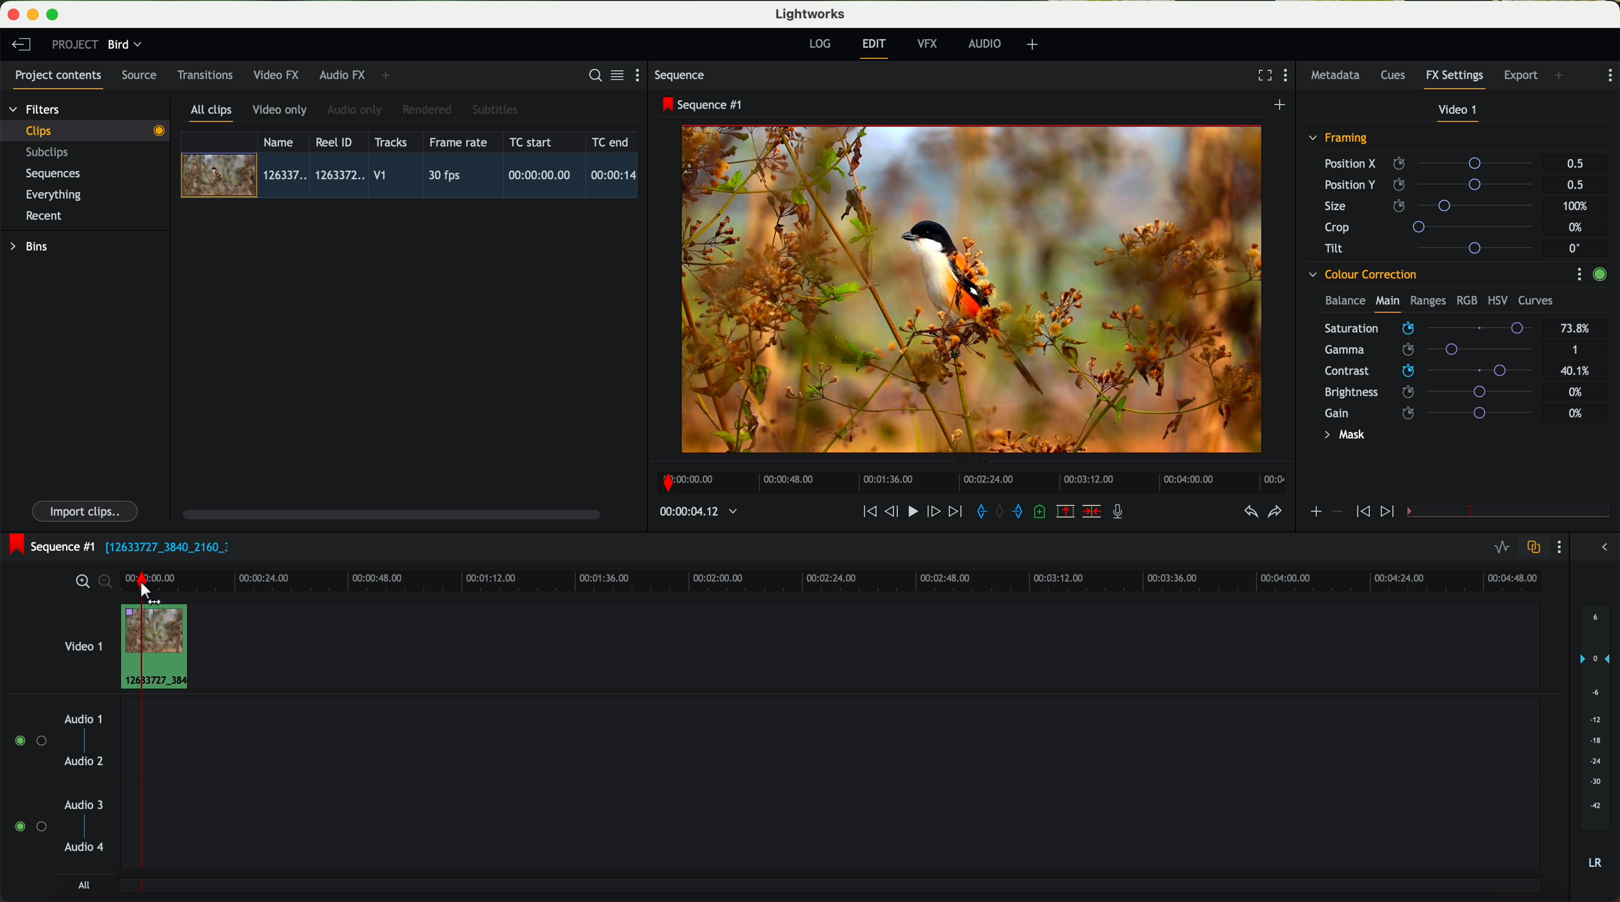 This screenshot has width=1620, height=902. What do you see at coordinates (36, 109) in the screenshot?
I see `filters` at bounding box center [36, 109].